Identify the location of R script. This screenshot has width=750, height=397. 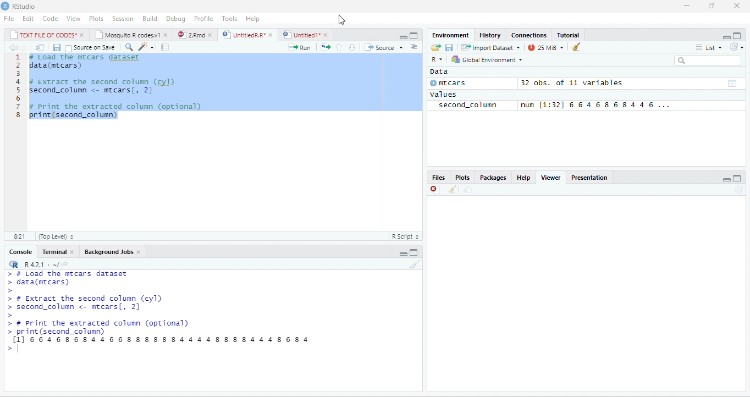
(405, 237).